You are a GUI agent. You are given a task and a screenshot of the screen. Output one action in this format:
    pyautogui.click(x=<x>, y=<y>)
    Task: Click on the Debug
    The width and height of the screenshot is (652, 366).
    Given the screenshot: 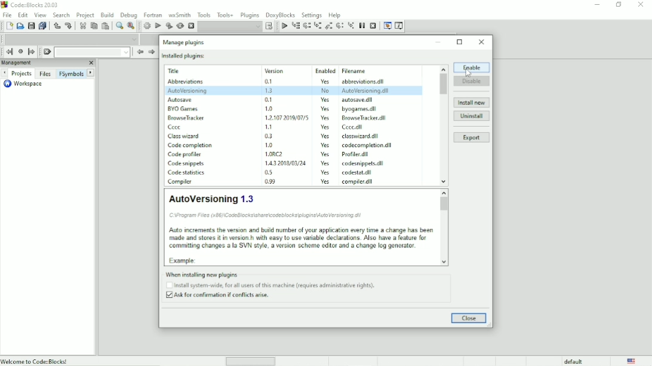 What is the action you would take?
    pyautogui.click(x=128, y=15)
    